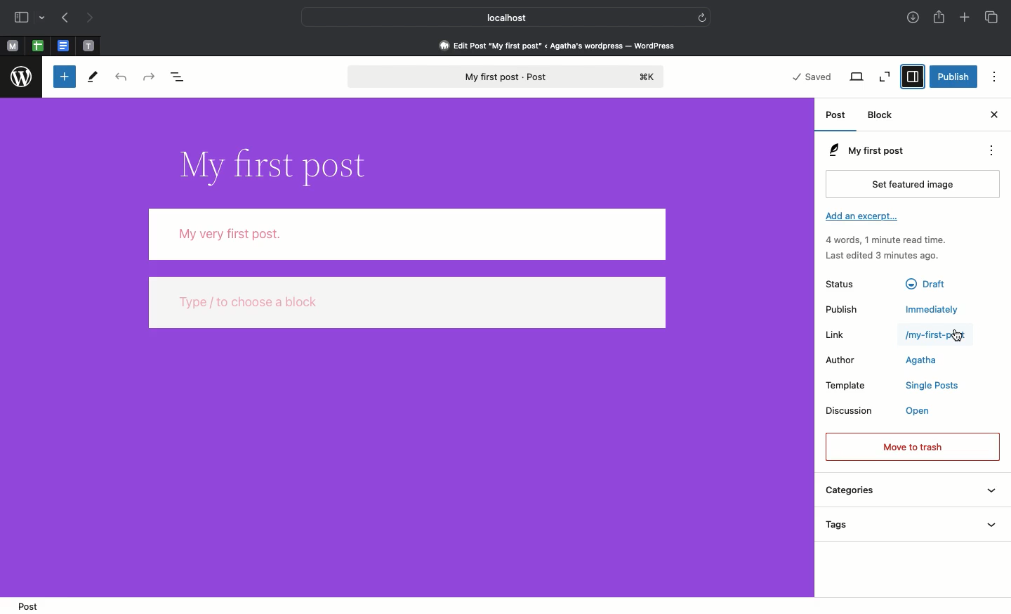 This screenshot has height=614, width=1011. What do you see at coordinates (990, 150) in the screenshot?
I see `Actions` at bounding box center [990, 150].